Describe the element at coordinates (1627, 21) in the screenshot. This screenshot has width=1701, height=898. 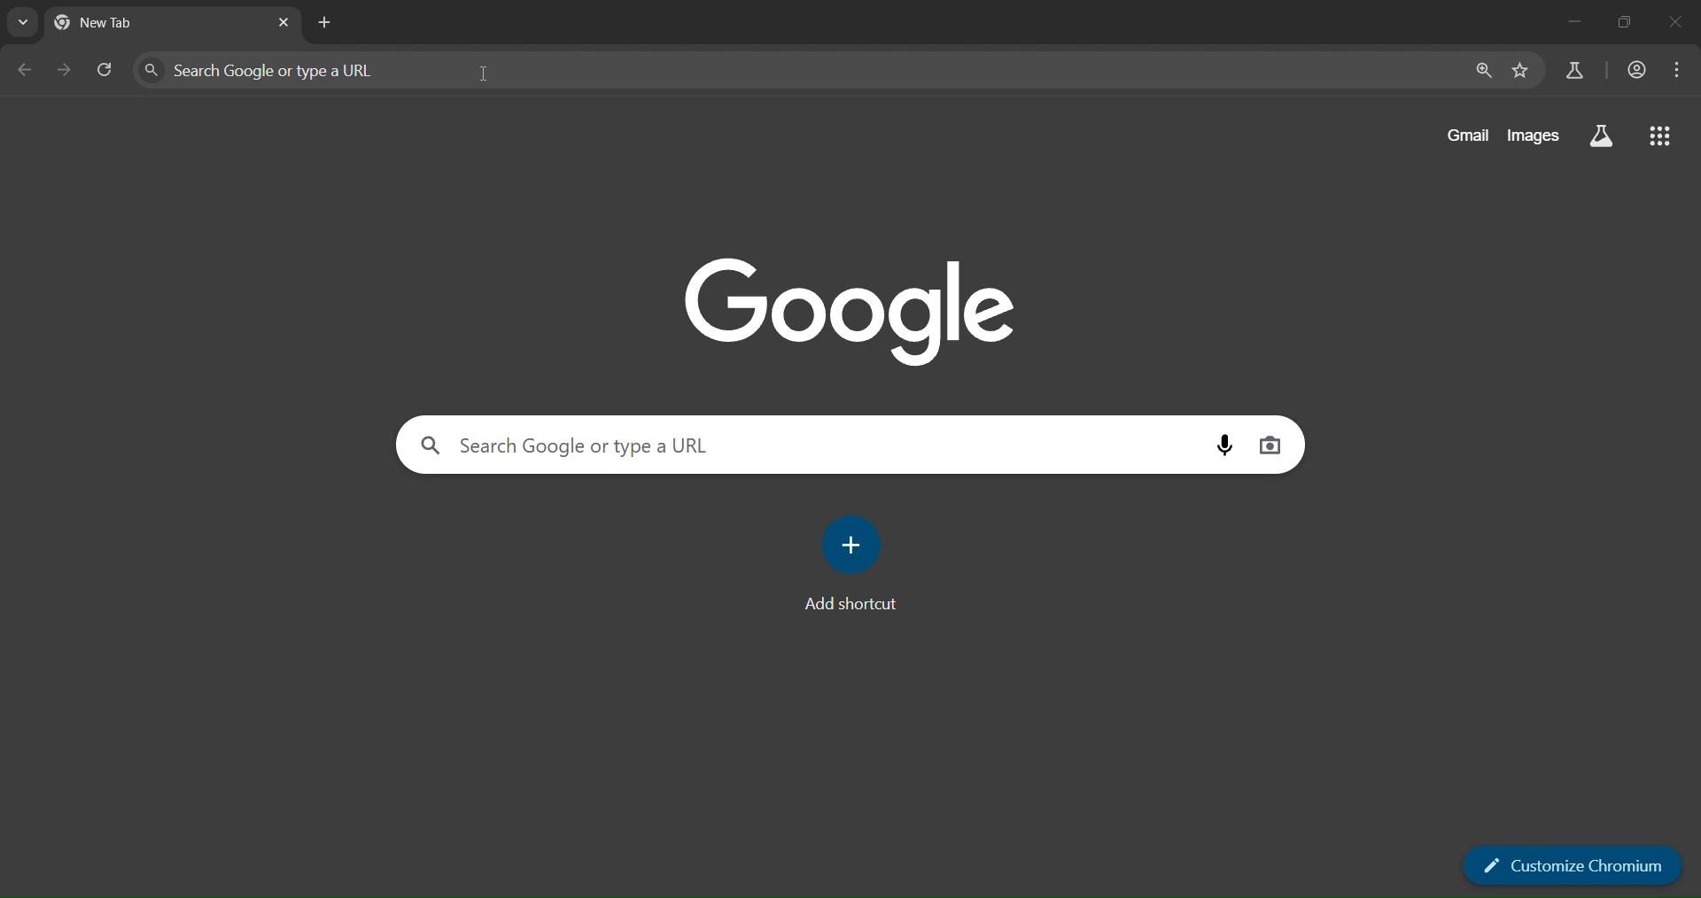
I see `restore down` at that location.